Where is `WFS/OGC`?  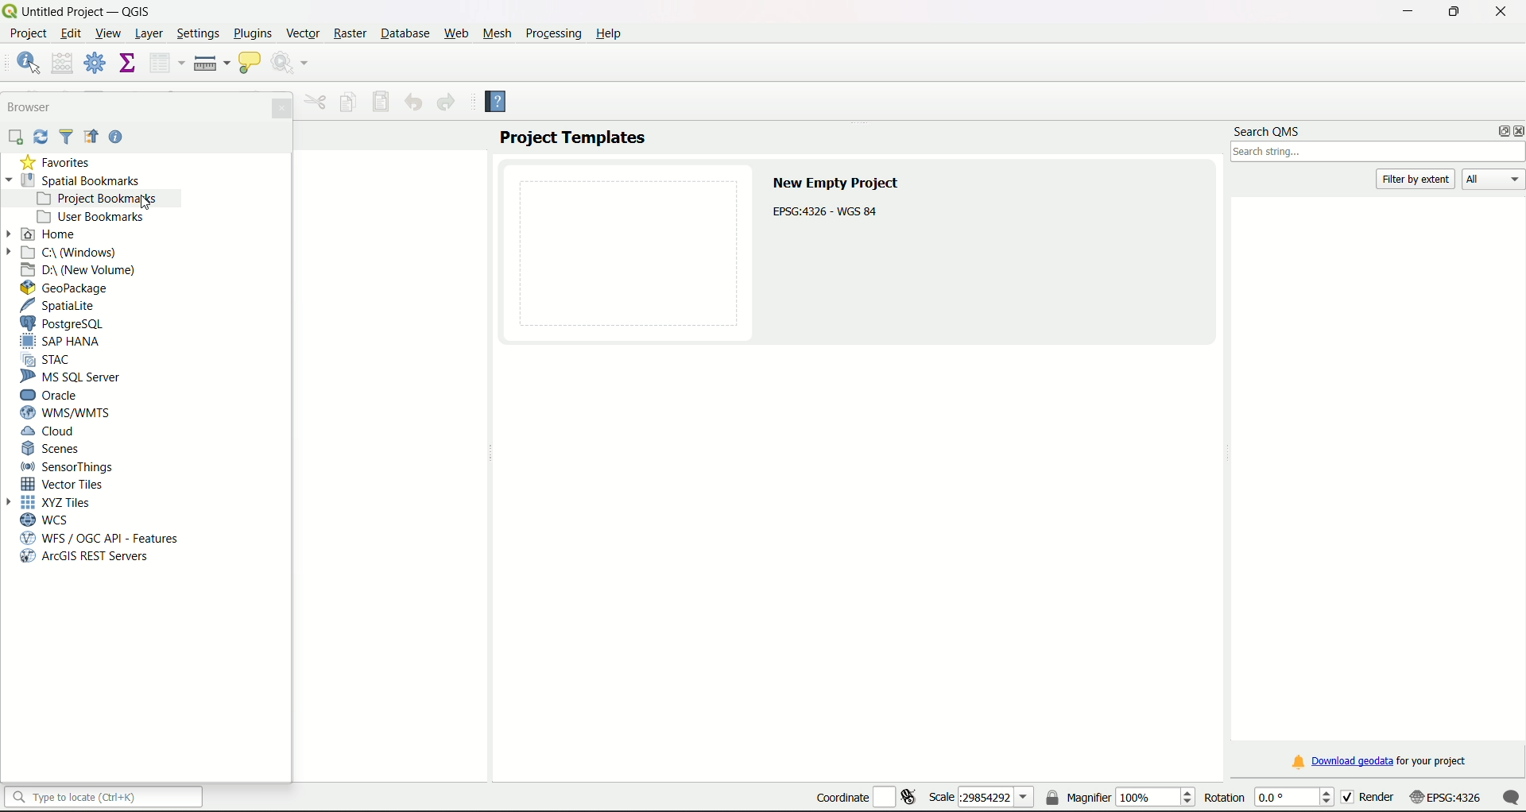 WFS/OGC is located at coordinates (105, 538).